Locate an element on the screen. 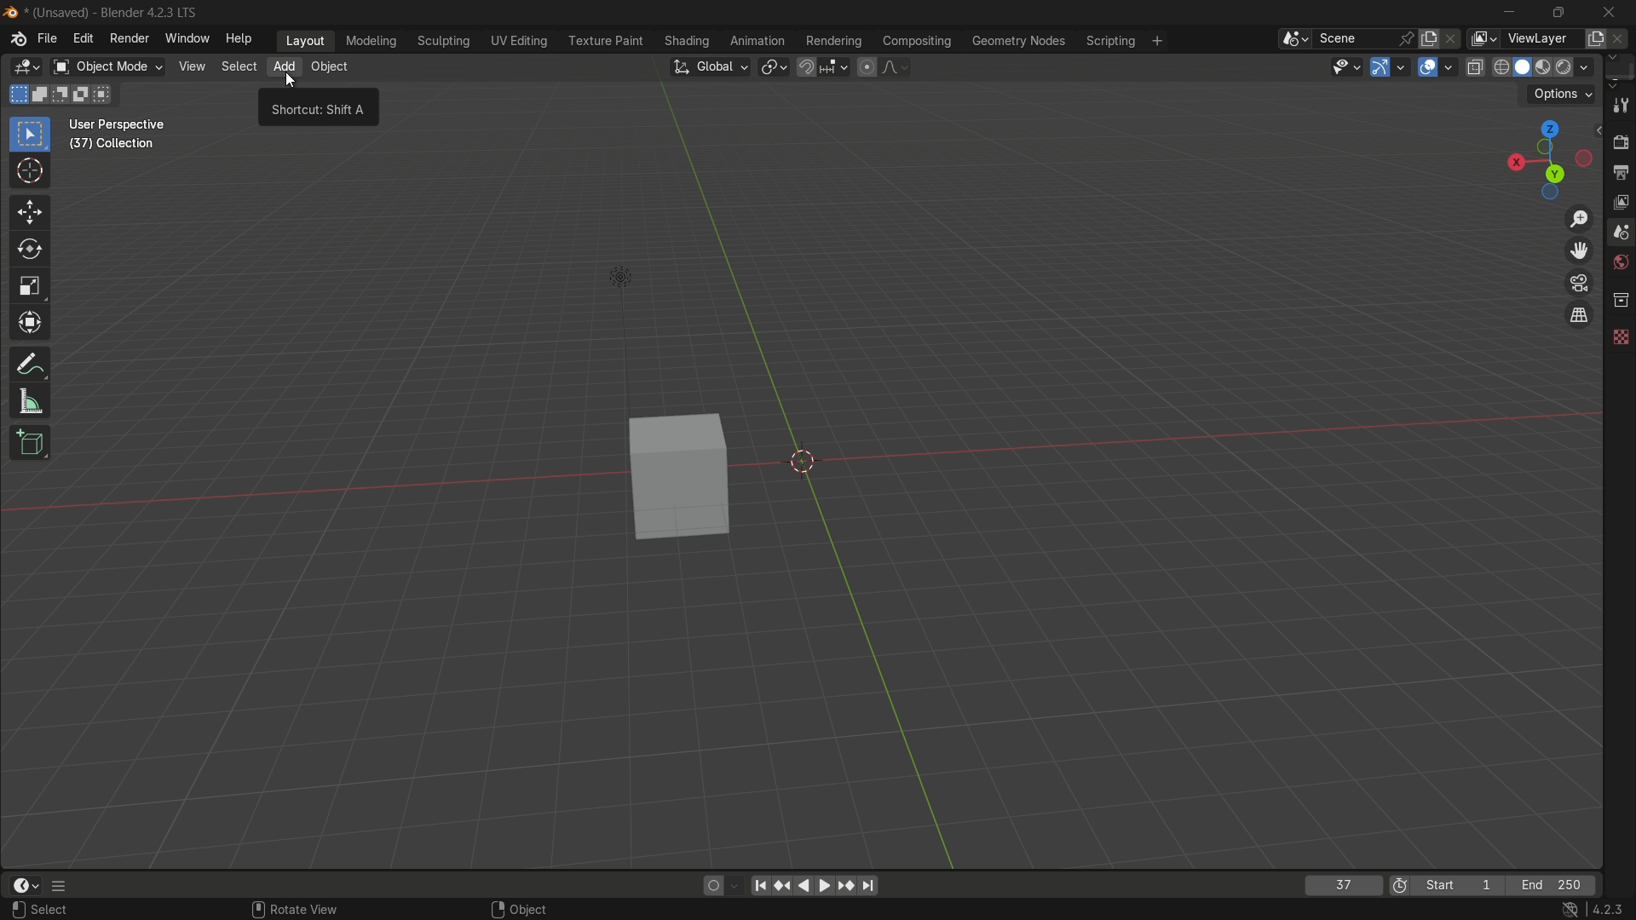 Image resolution: width=1636 pixels, height=920 pixels. options is located at coordinates (1564, 93).